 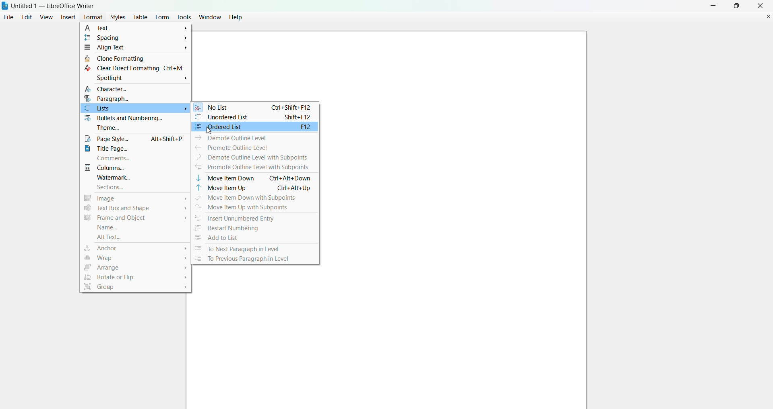 I want to click on frame and object, so click(x=134, y=218).